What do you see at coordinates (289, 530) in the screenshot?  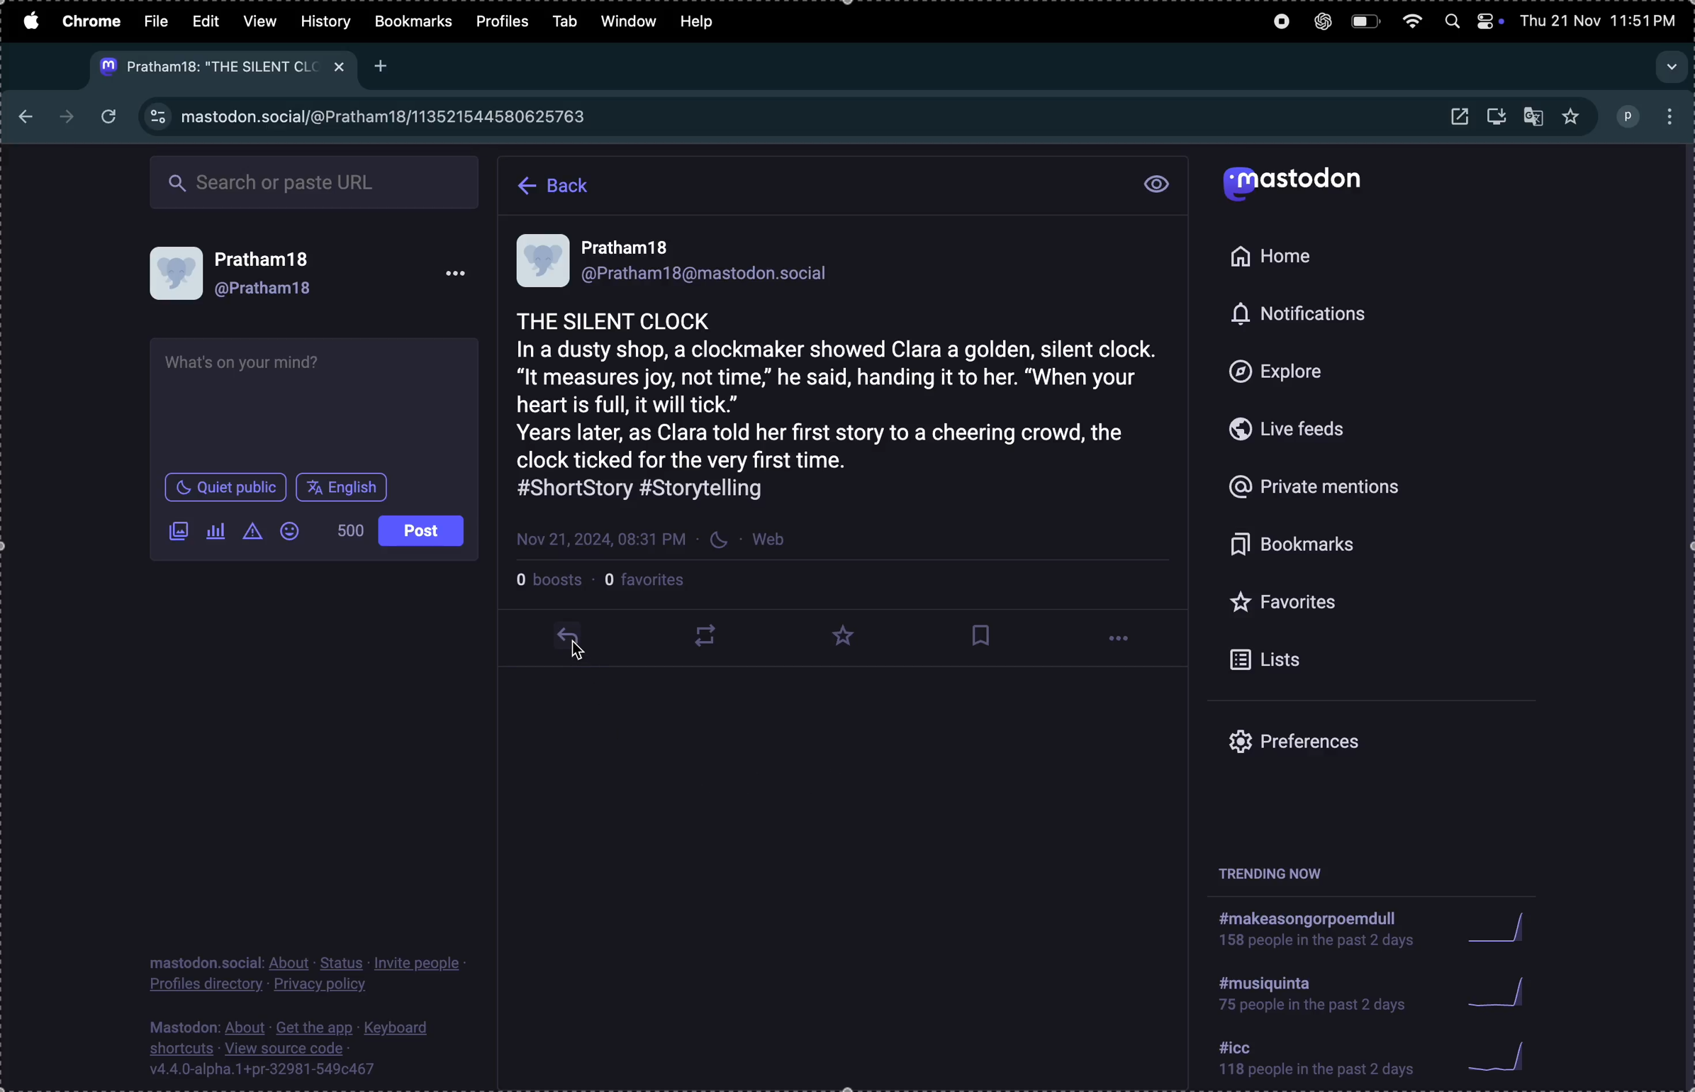 I see `add emoji` at bounding box center [289, 530].